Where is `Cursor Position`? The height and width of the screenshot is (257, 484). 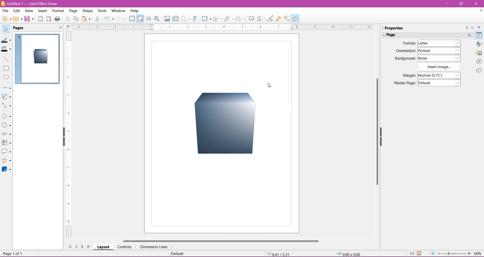
Cursor Position is located at coordinates (281, 254).